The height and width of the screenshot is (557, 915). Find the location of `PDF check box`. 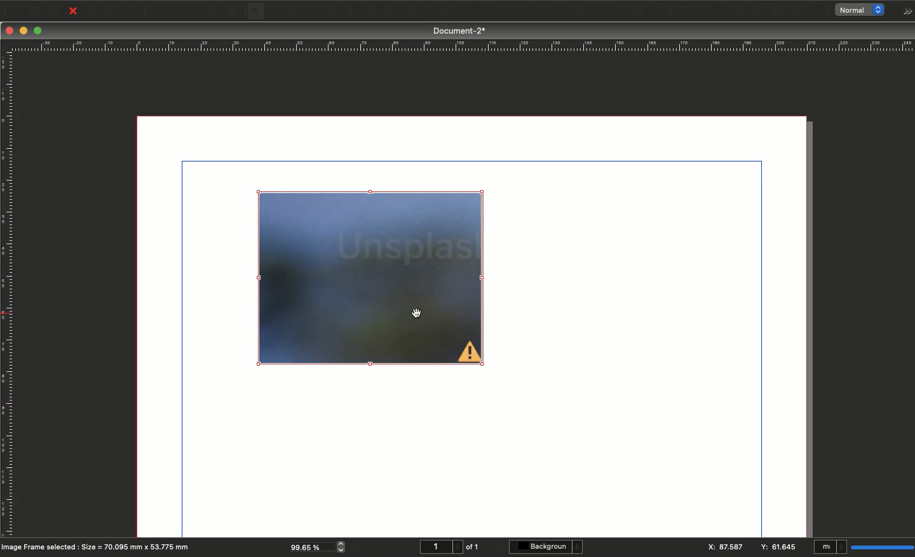

PDF check box is located at coordinates (700, 11).